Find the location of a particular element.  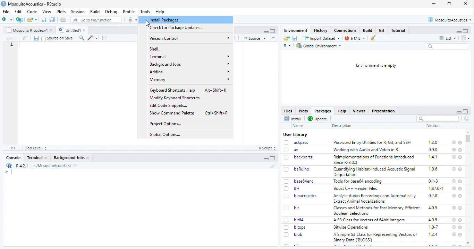

close is located at coordinates (461, 143).